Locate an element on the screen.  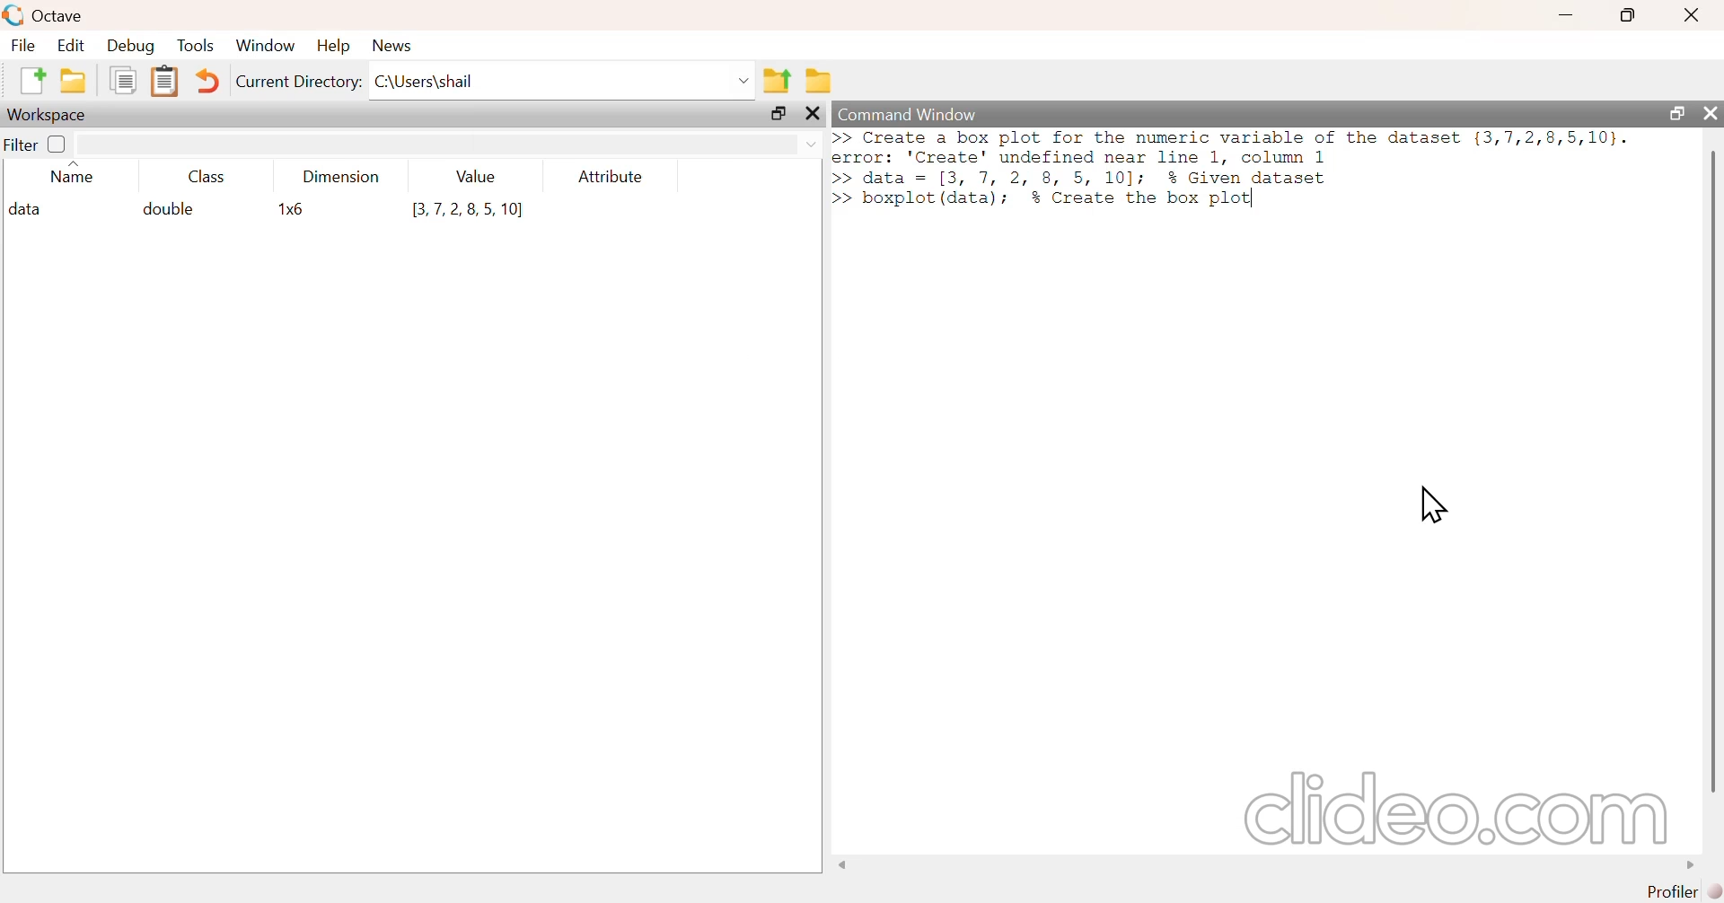
filter input field is located at coordinates (450, 143).